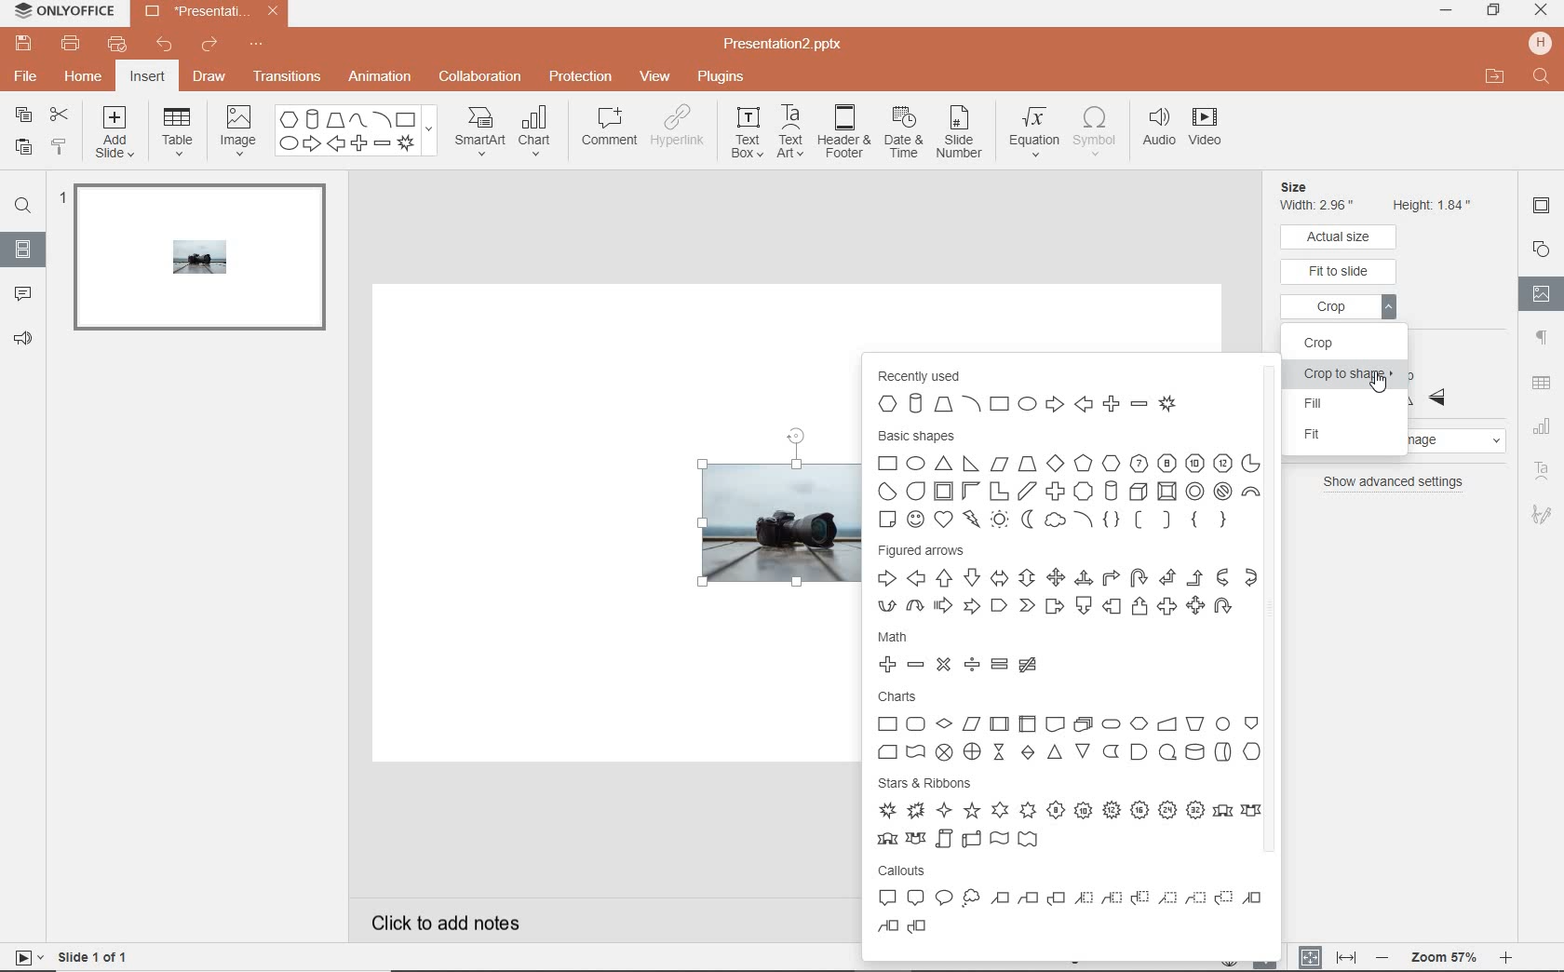  Describe the element at coordinates (790, 134) in the screenshot. I see `text art` at that location.